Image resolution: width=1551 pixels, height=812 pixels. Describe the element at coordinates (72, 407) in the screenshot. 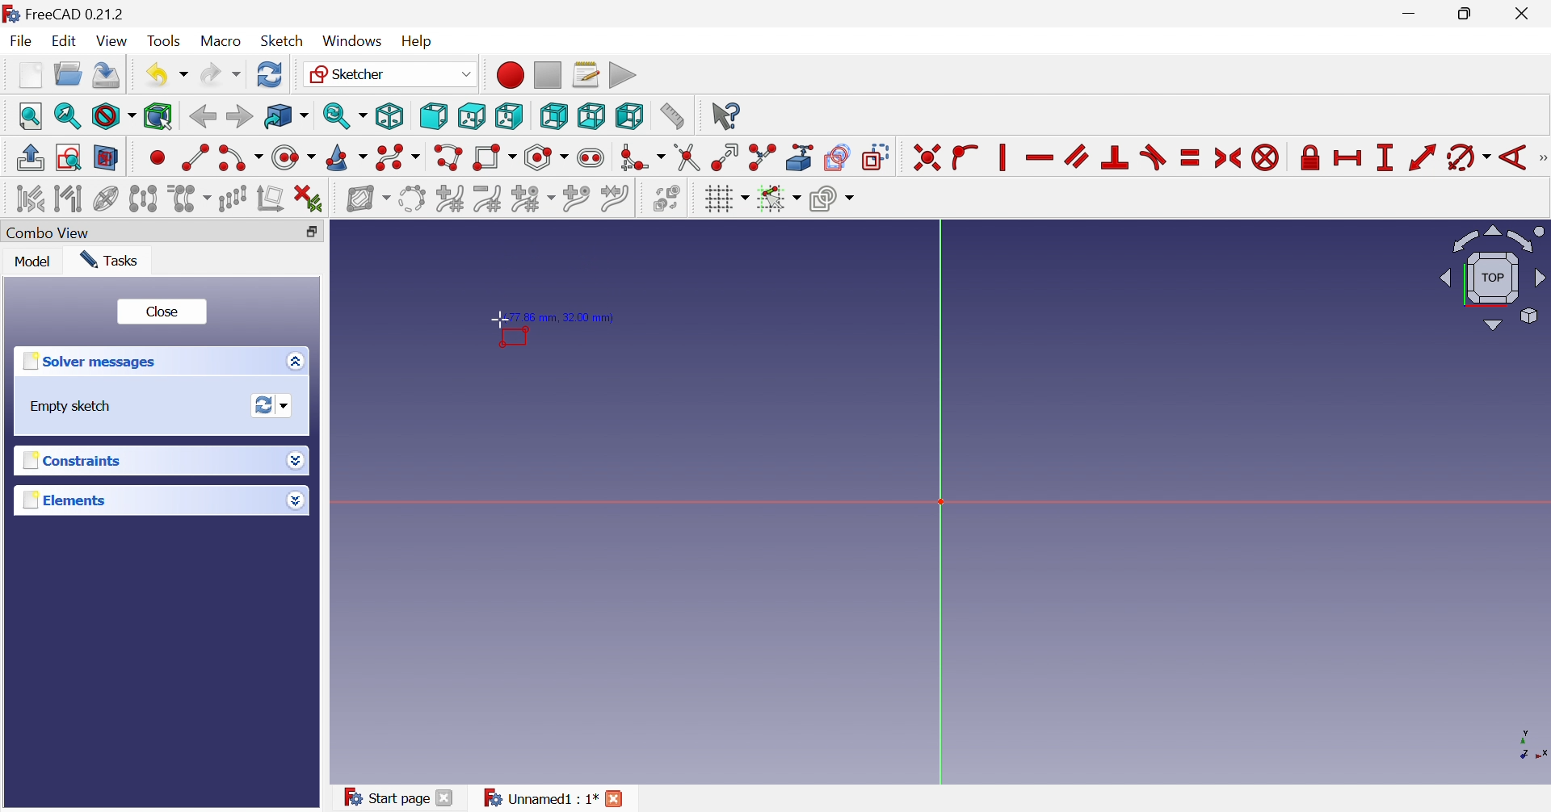

I see `Empty sketch` at that location.